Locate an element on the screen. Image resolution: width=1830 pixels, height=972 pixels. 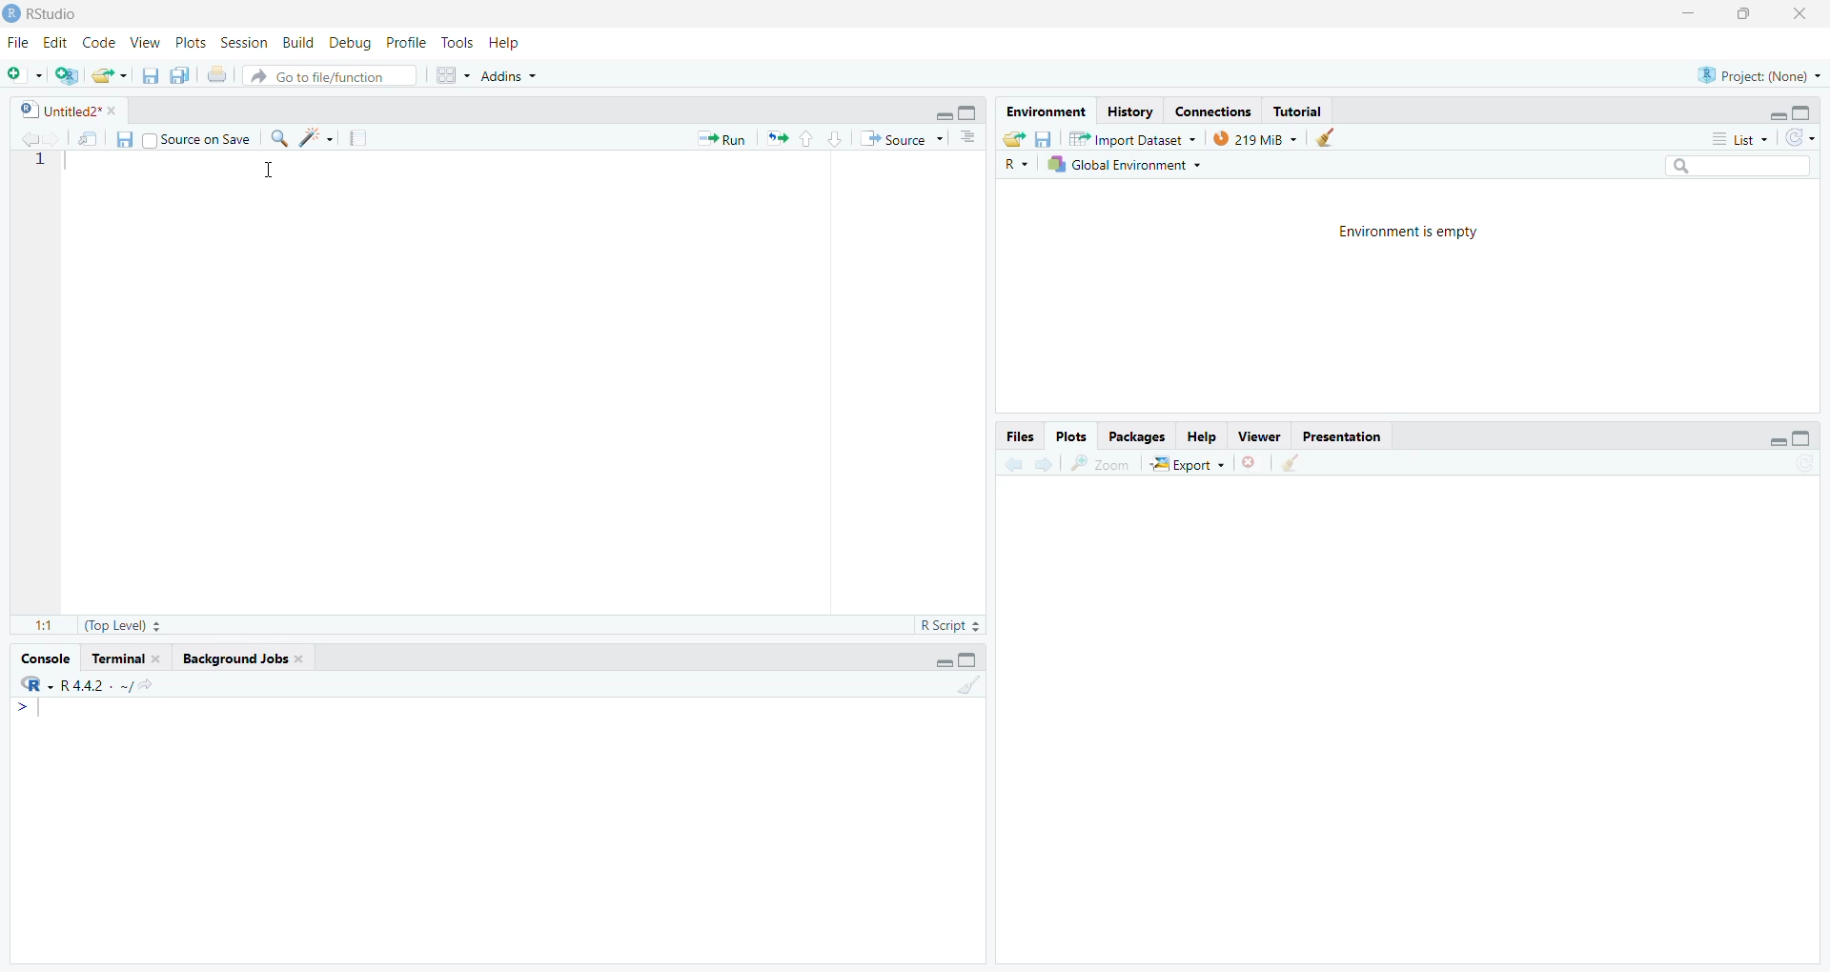
Refresh list is located at coordinates (1803, 464).